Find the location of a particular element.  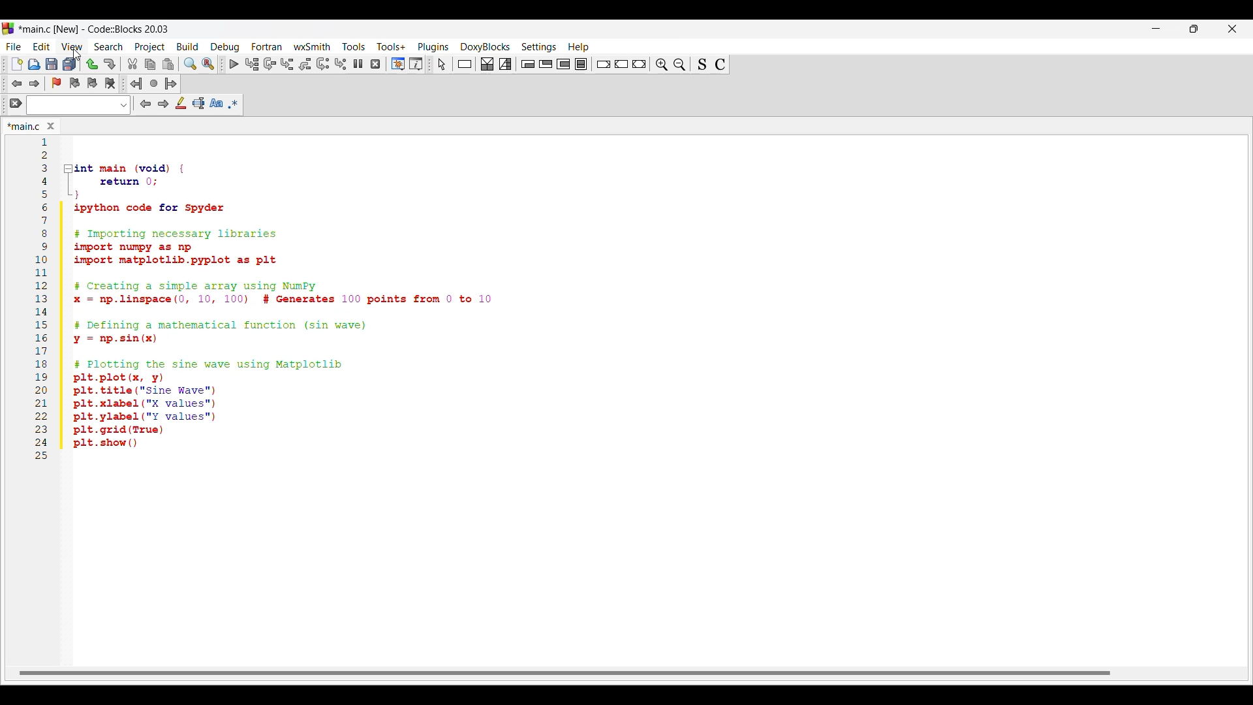

Entry condition loop is located at coordinates (528, 64).